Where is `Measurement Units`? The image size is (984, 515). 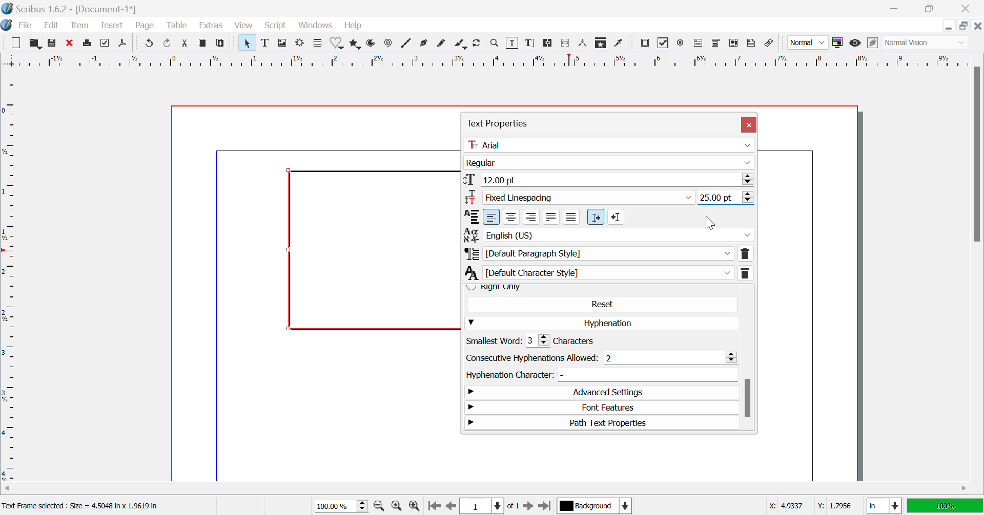
Measurement Units is located at coordinates (881, 506).